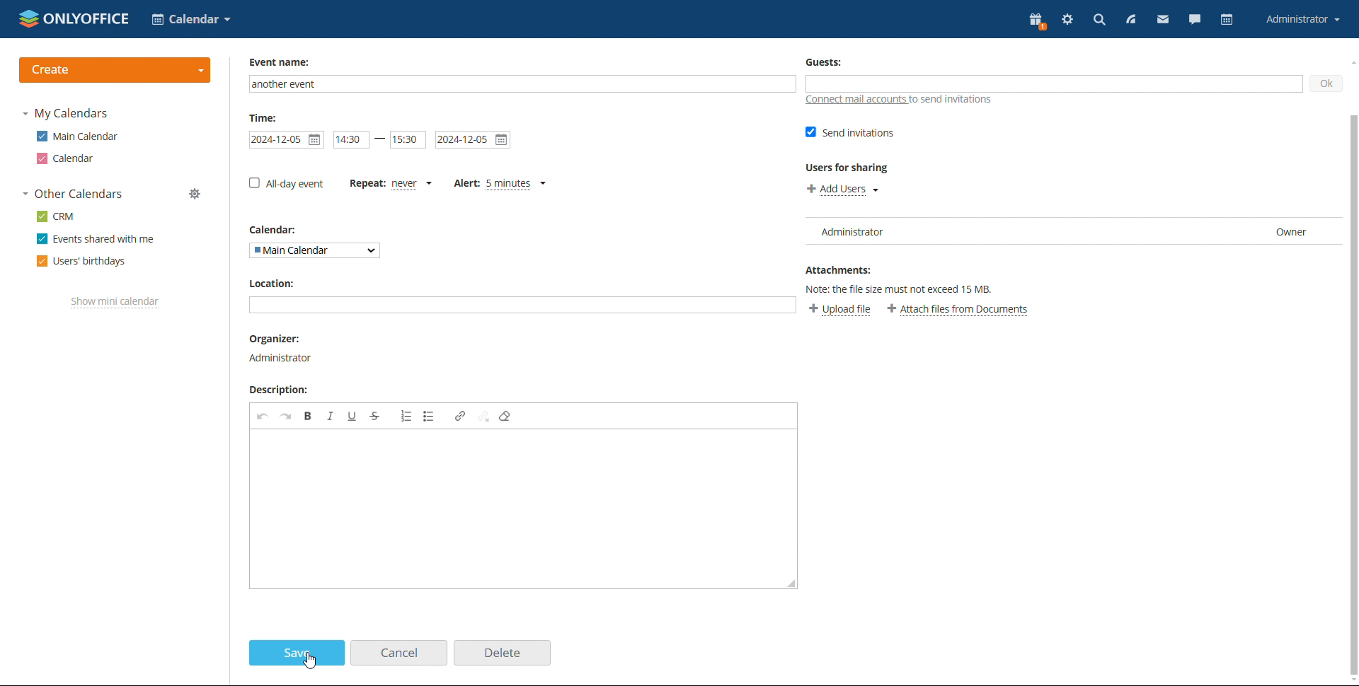 This screenshot has width=1359, height=686. I want to click on insert/remove bulleted list, so click(429, 417).